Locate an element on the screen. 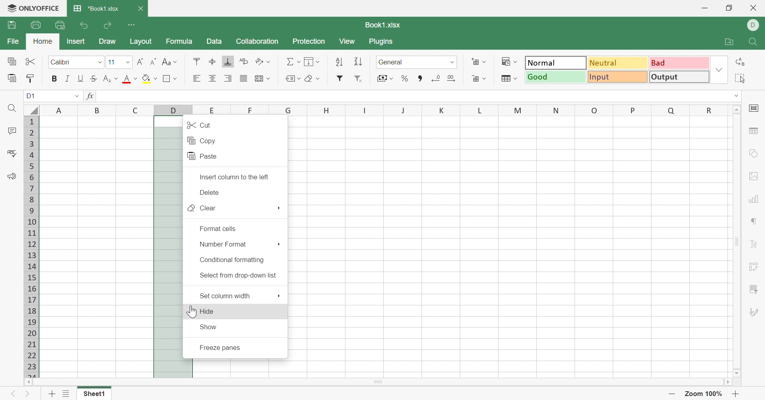  Fill color is located at coordinates (146, 79).